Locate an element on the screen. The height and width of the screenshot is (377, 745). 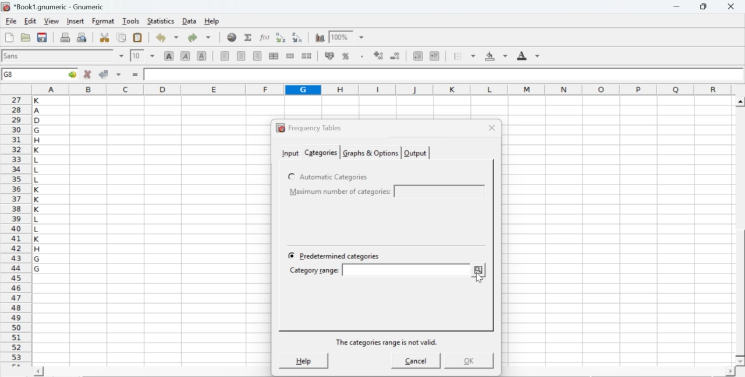
insert chart is located at coordinates (320, 37).